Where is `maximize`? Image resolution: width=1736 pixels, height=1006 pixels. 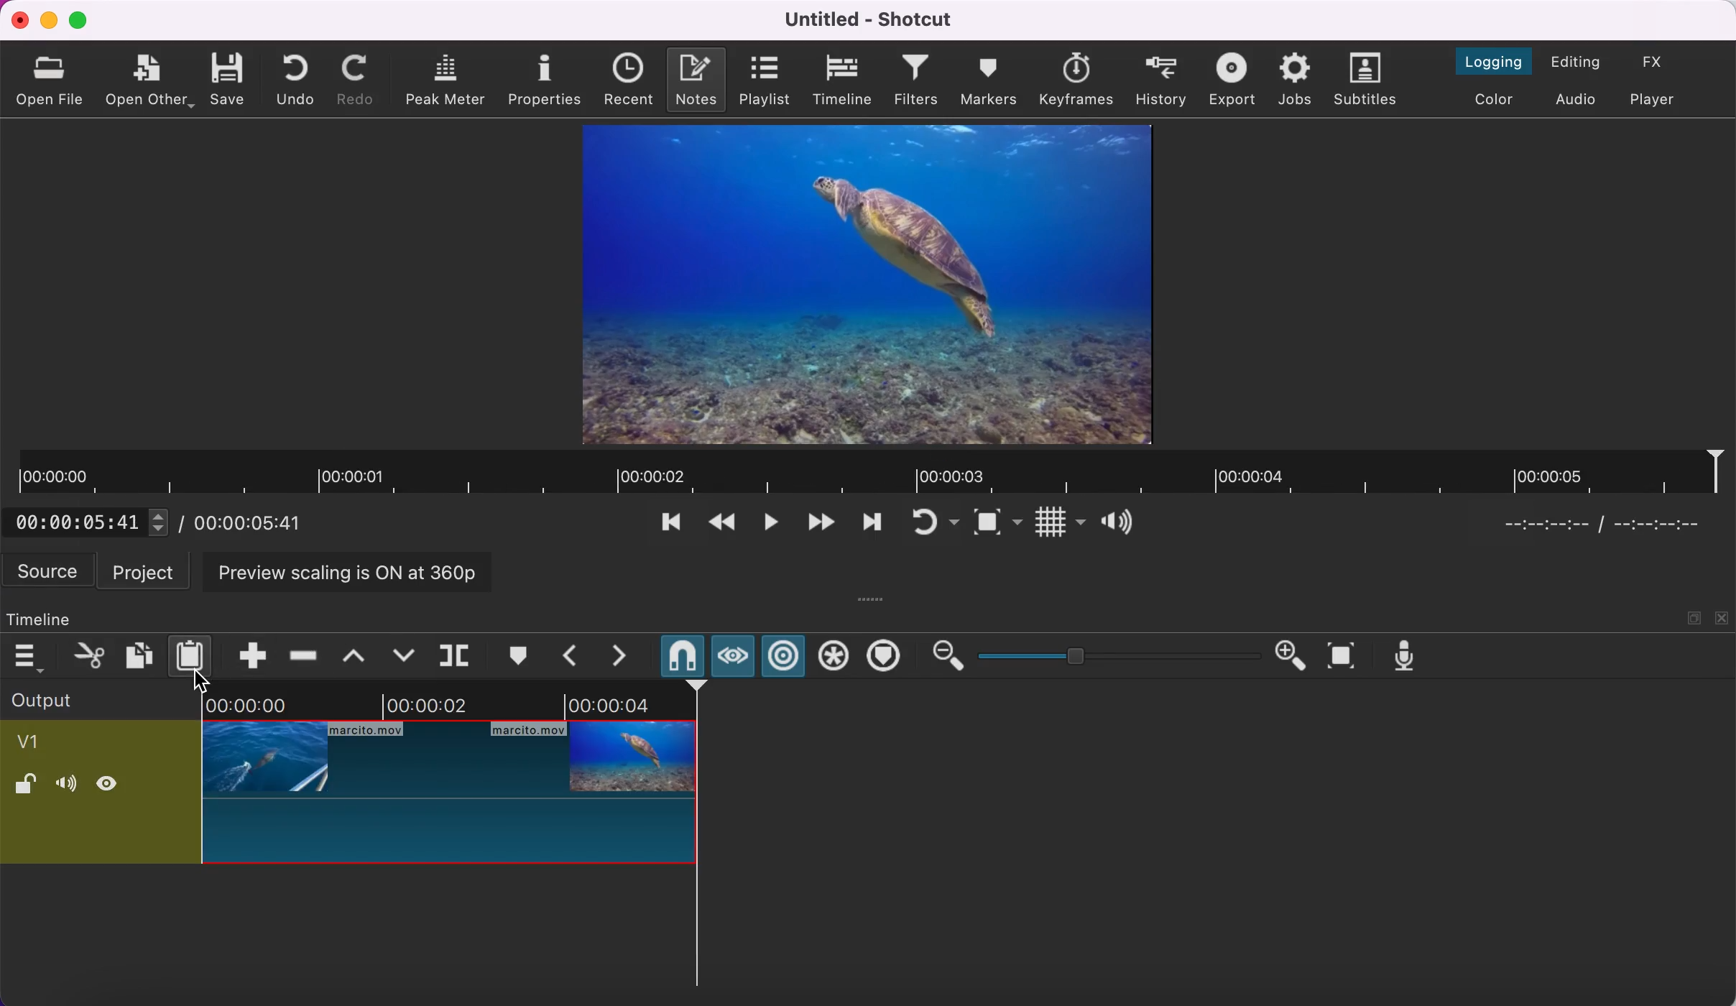 maximize is located at coordinates (83, 21).